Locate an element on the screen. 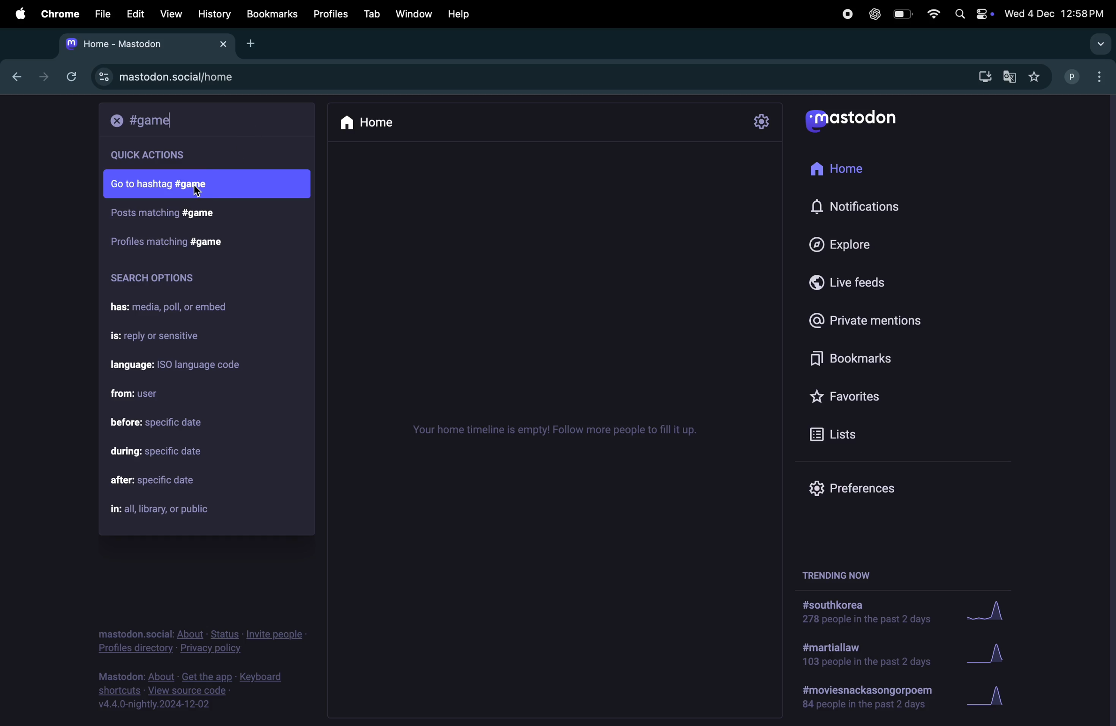 This screenshot has width=1116, height=726. cursor is located at coordinates (198, 192).